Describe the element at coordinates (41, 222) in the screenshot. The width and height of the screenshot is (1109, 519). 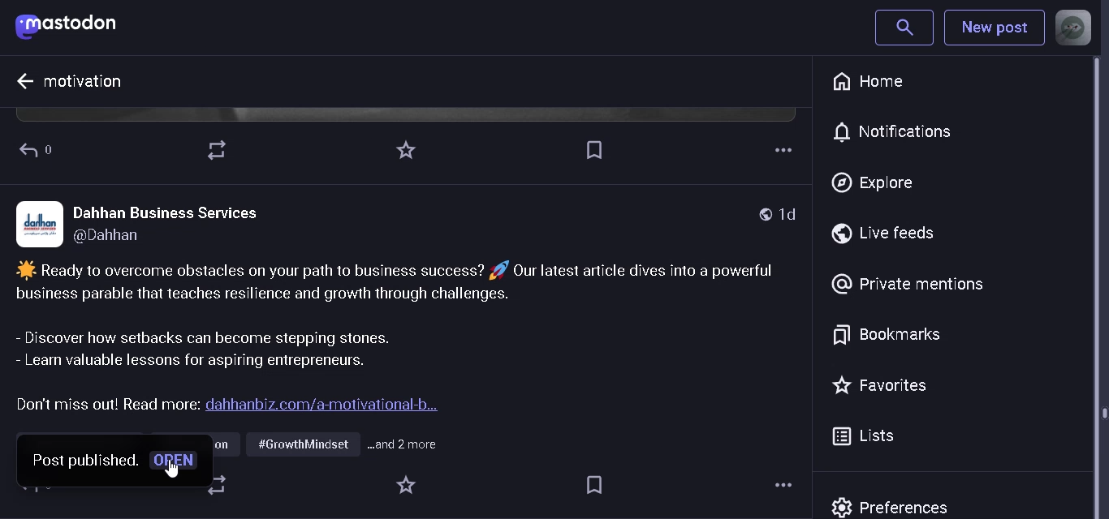
I see `logo` at that location.